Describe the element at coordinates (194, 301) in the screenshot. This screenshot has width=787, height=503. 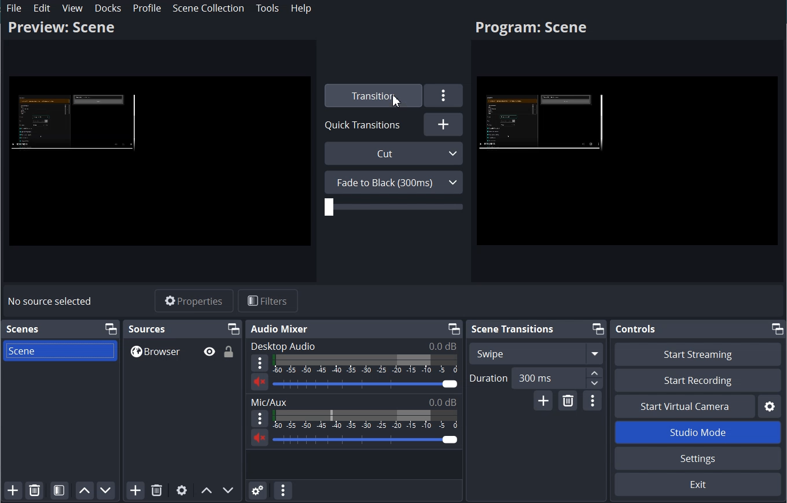
I see `Properties` at that location.